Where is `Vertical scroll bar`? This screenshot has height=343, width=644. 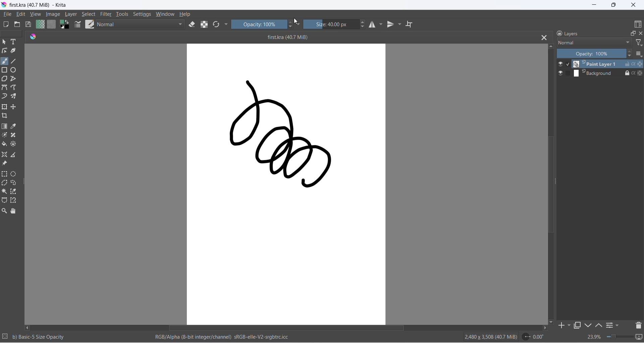 Vertical scroll bar is located at coordinates (552, 184).